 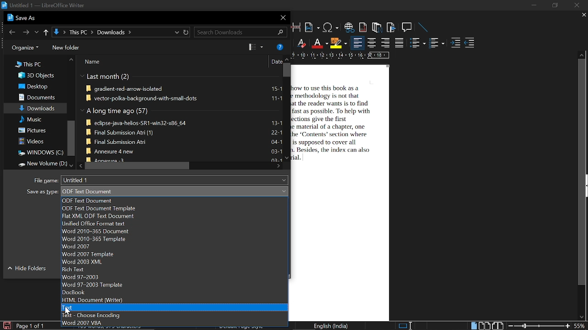 I want to click on eclipse-java-helios-SR1-win32-x86 64 131, so click(x=184, y=122).